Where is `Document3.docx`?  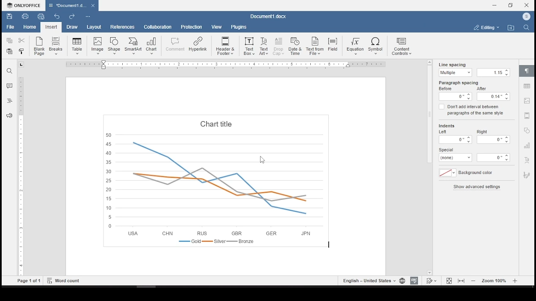
Document3.docx is located at coordinates (73, 5).